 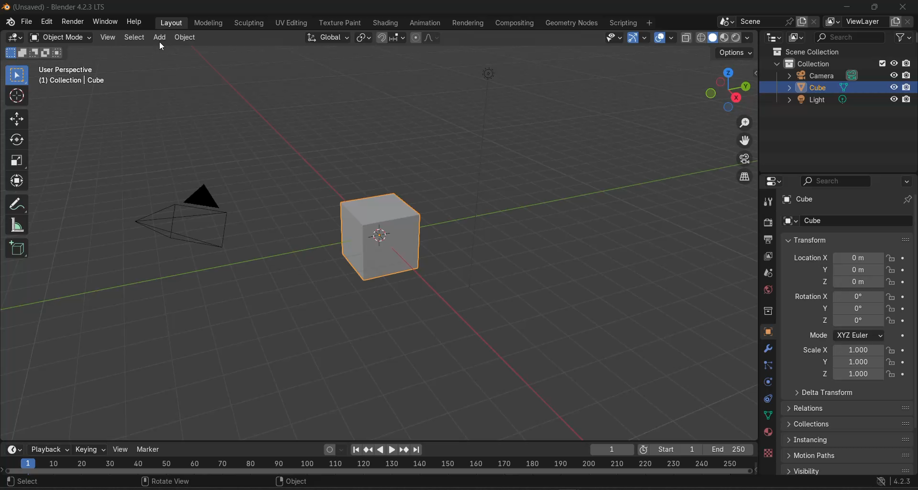 I want to click on transform, so click(x=843, y=240).